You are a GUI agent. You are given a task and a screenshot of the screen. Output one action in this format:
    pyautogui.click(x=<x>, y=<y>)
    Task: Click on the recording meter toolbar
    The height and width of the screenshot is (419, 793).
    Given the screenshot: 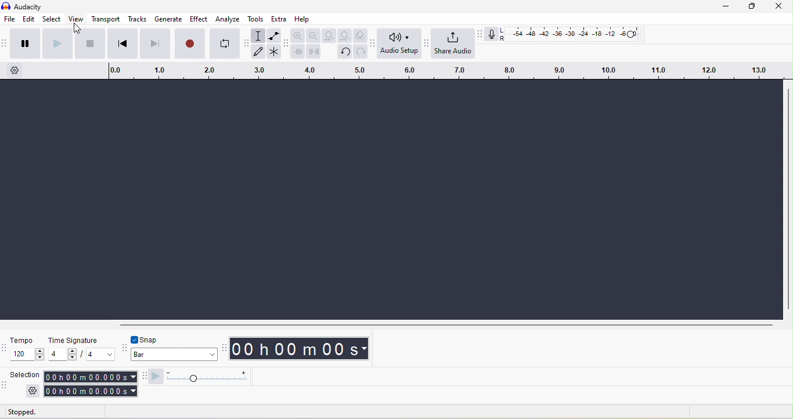 What is the action you would take?
    pyautogui.click(x=480, y=34)
    